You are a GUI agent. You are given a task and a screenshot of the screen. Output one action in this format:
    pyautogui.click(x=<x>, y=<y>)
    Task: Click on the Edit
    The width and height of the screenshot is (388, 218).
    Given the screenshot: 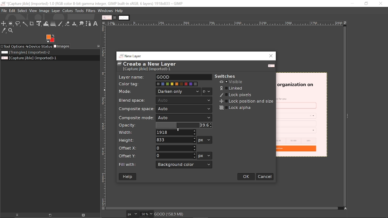 What is the action you would take?
    pyautogui.click(x=12, y=11)
    